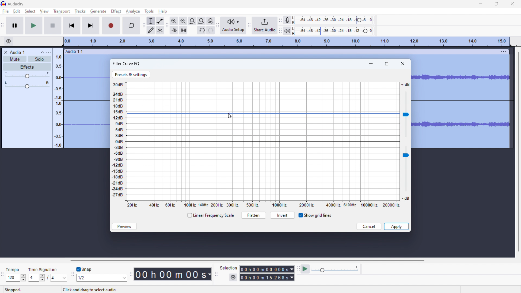 This screenshot has height=293, width=521. What do you see at coordinates (335, 31) in the screenshot?
I see `playback level` at bounding box center [335, 31].